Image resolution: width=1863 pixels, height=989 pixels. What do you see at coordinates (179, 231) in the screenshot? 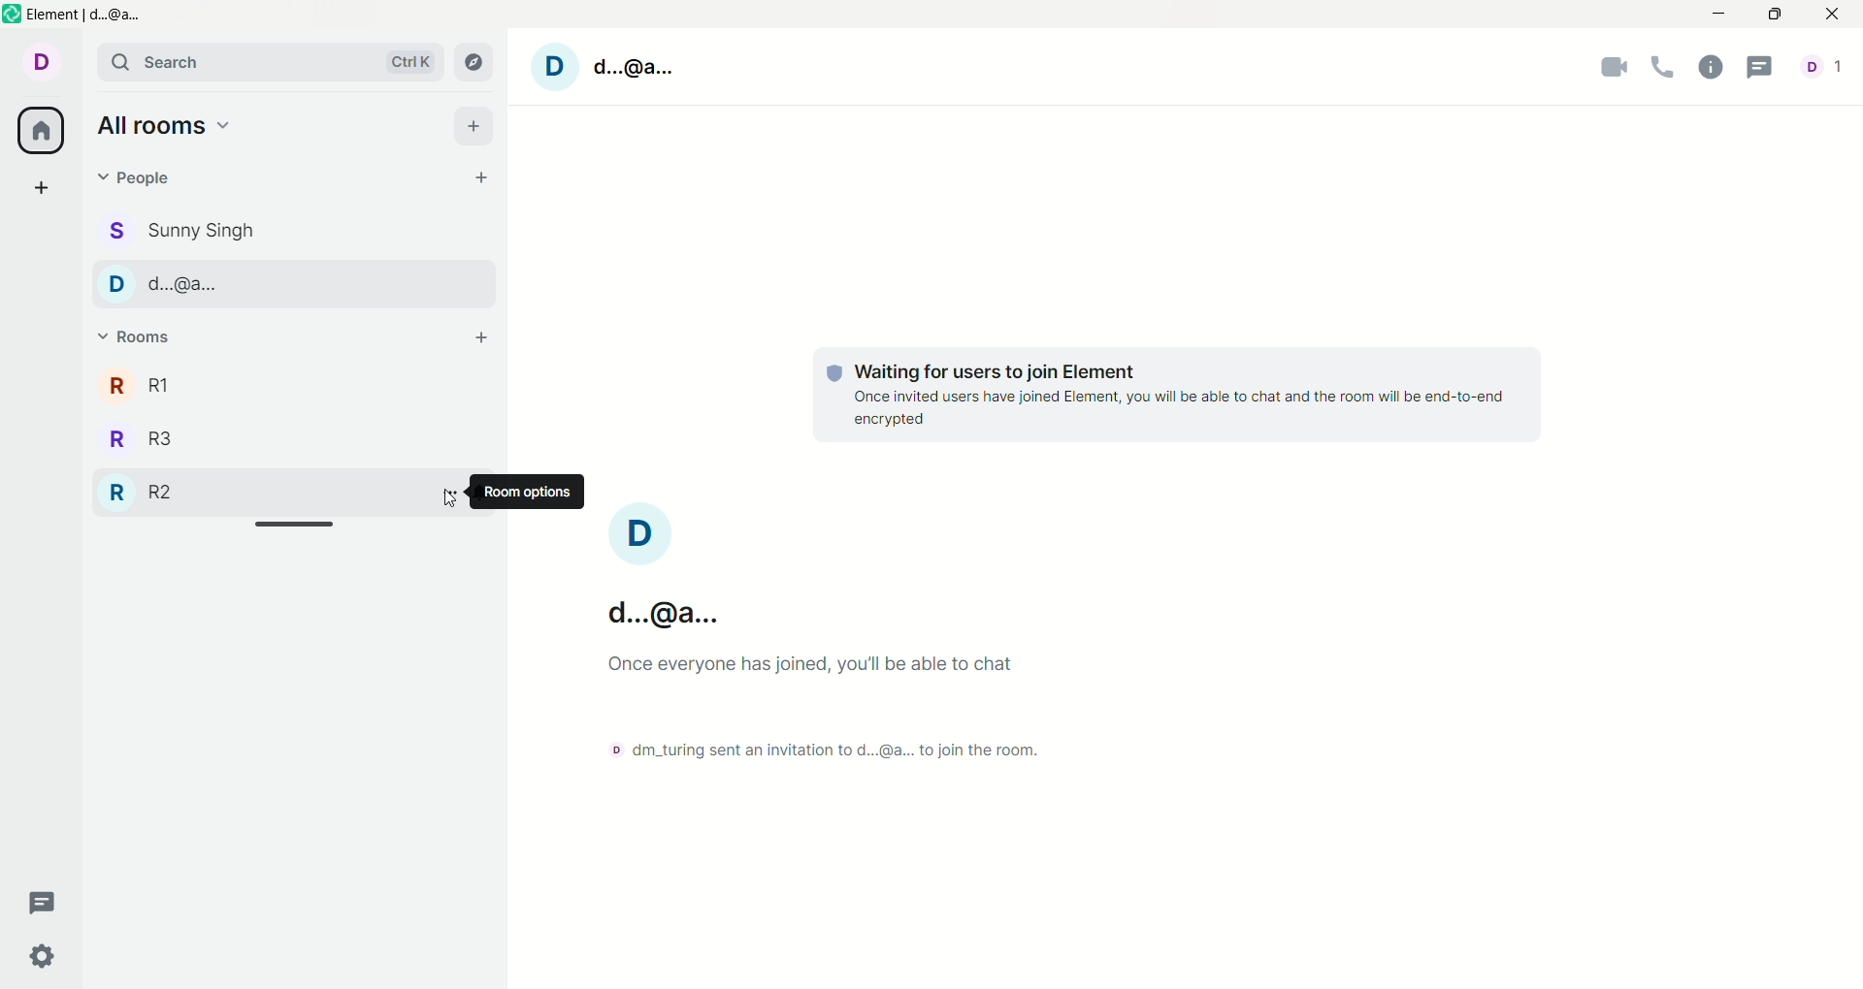
I see `Sunny Singh chat` at bounding box center [179, 231].